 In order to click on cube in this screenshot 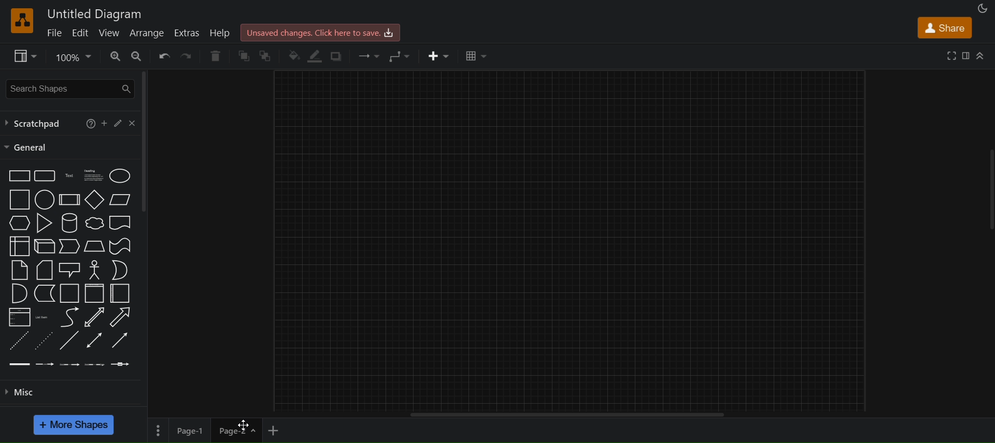, I will do `click(43, 246)`.